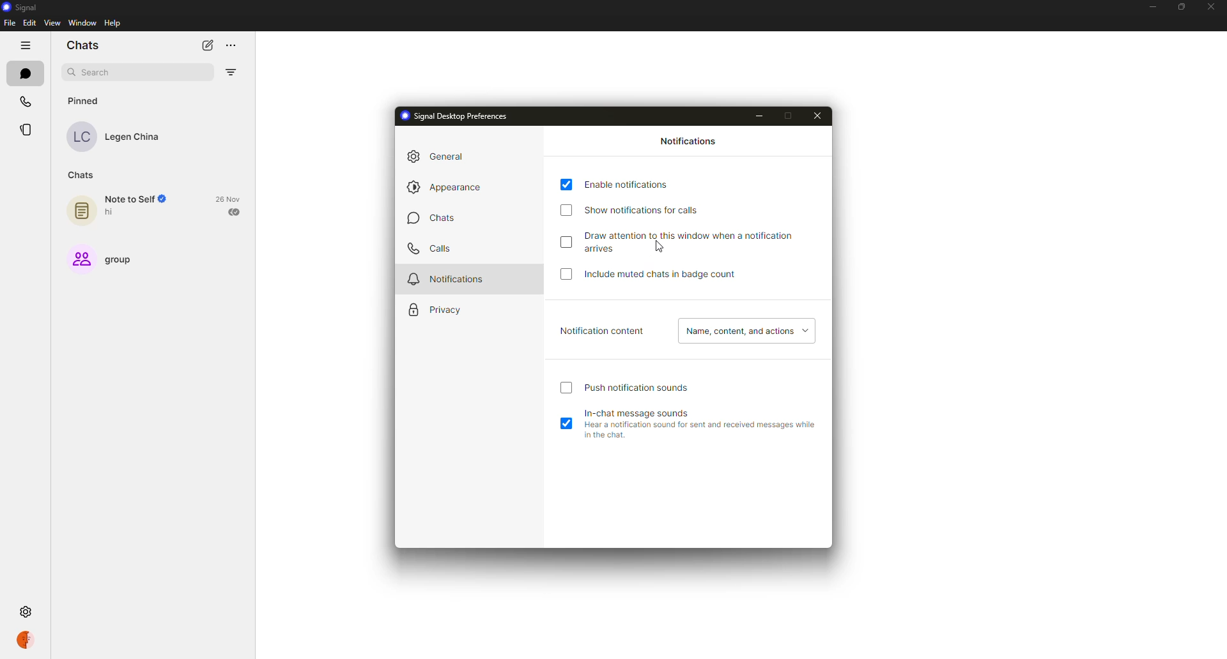  Describe the element at coordinates (445, 188) in the screenshot. I see `appearance` at that location.